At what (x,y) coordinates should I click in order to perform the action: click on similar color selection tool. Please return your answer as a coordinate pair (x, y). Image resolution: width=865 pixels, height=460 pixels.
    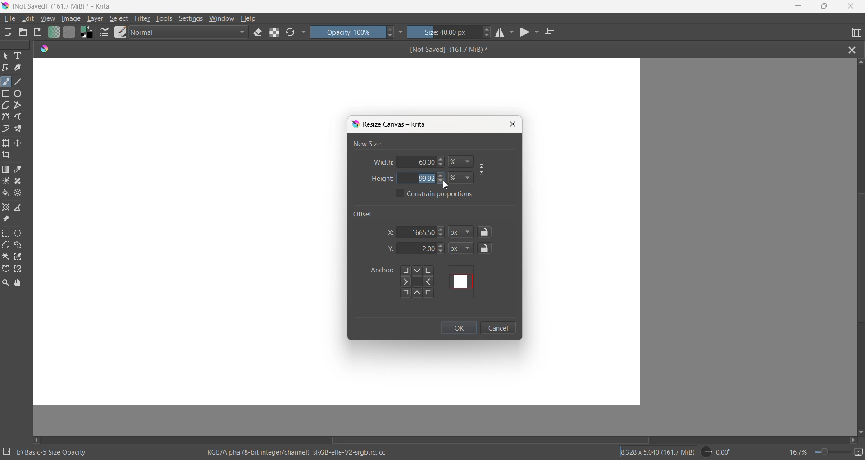
    Looking at the image, I should click on (19, 258).